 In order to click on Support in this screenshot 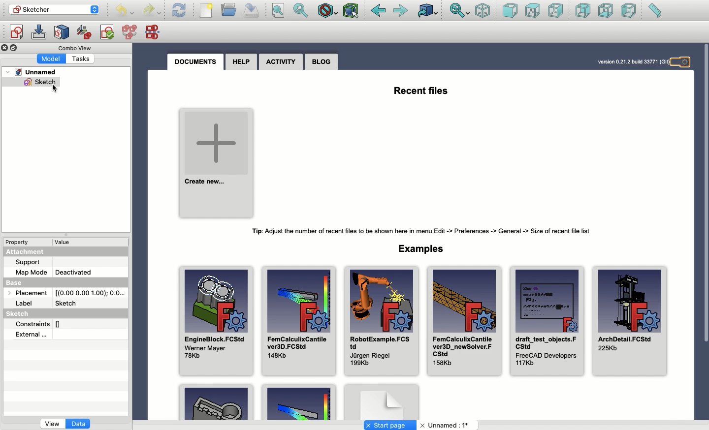, I will do `click(32, 262)`.